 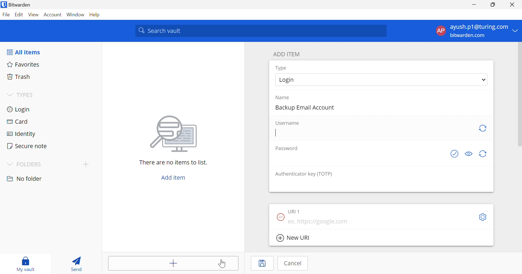 What do you see at coordinates (24, 52) in the screenshot?
I see `All items` at bounding box center [24, 52].